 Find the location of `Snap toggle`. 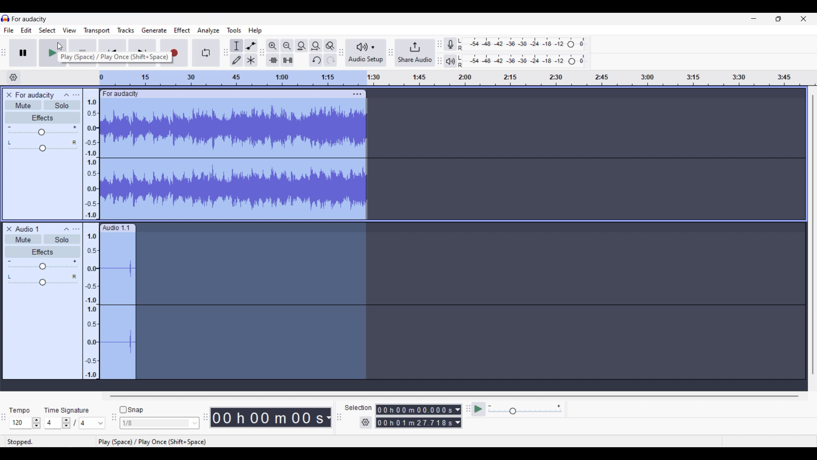

Snap toggle is located at coordinates (131, 410).